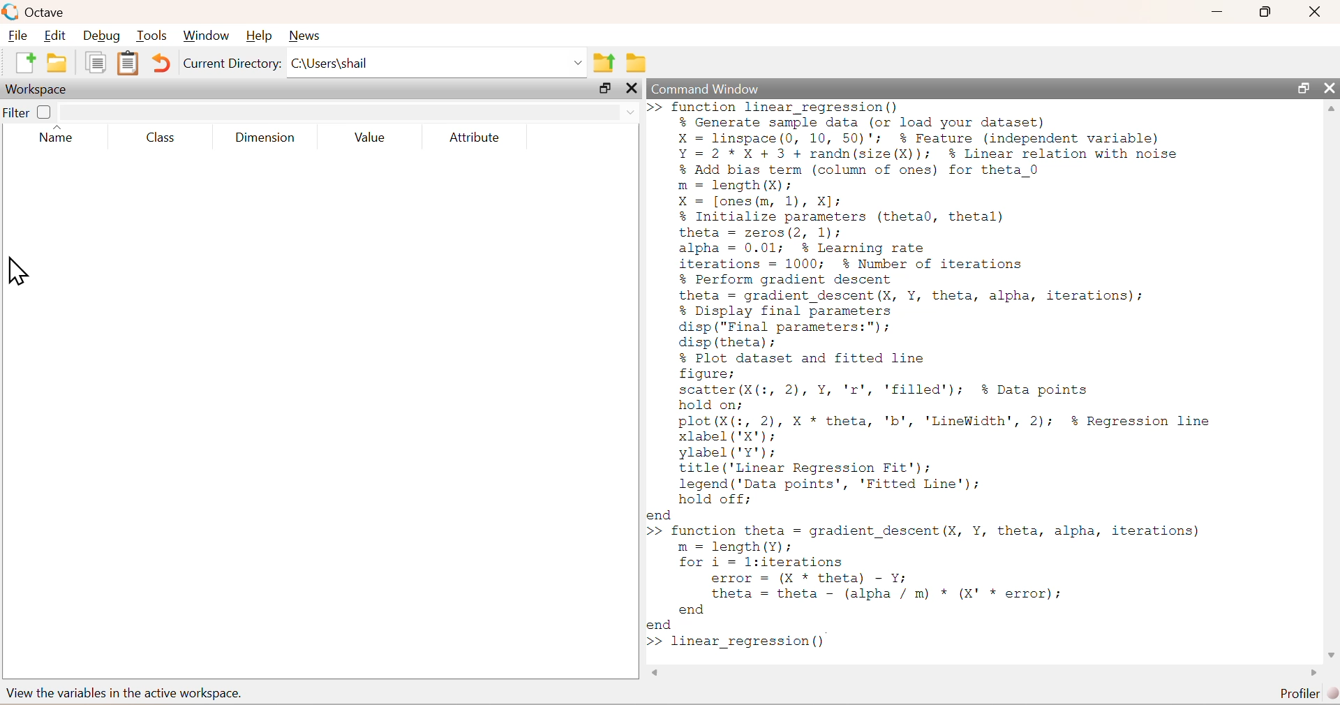  I want to click on scroll right, so click(655, 672).